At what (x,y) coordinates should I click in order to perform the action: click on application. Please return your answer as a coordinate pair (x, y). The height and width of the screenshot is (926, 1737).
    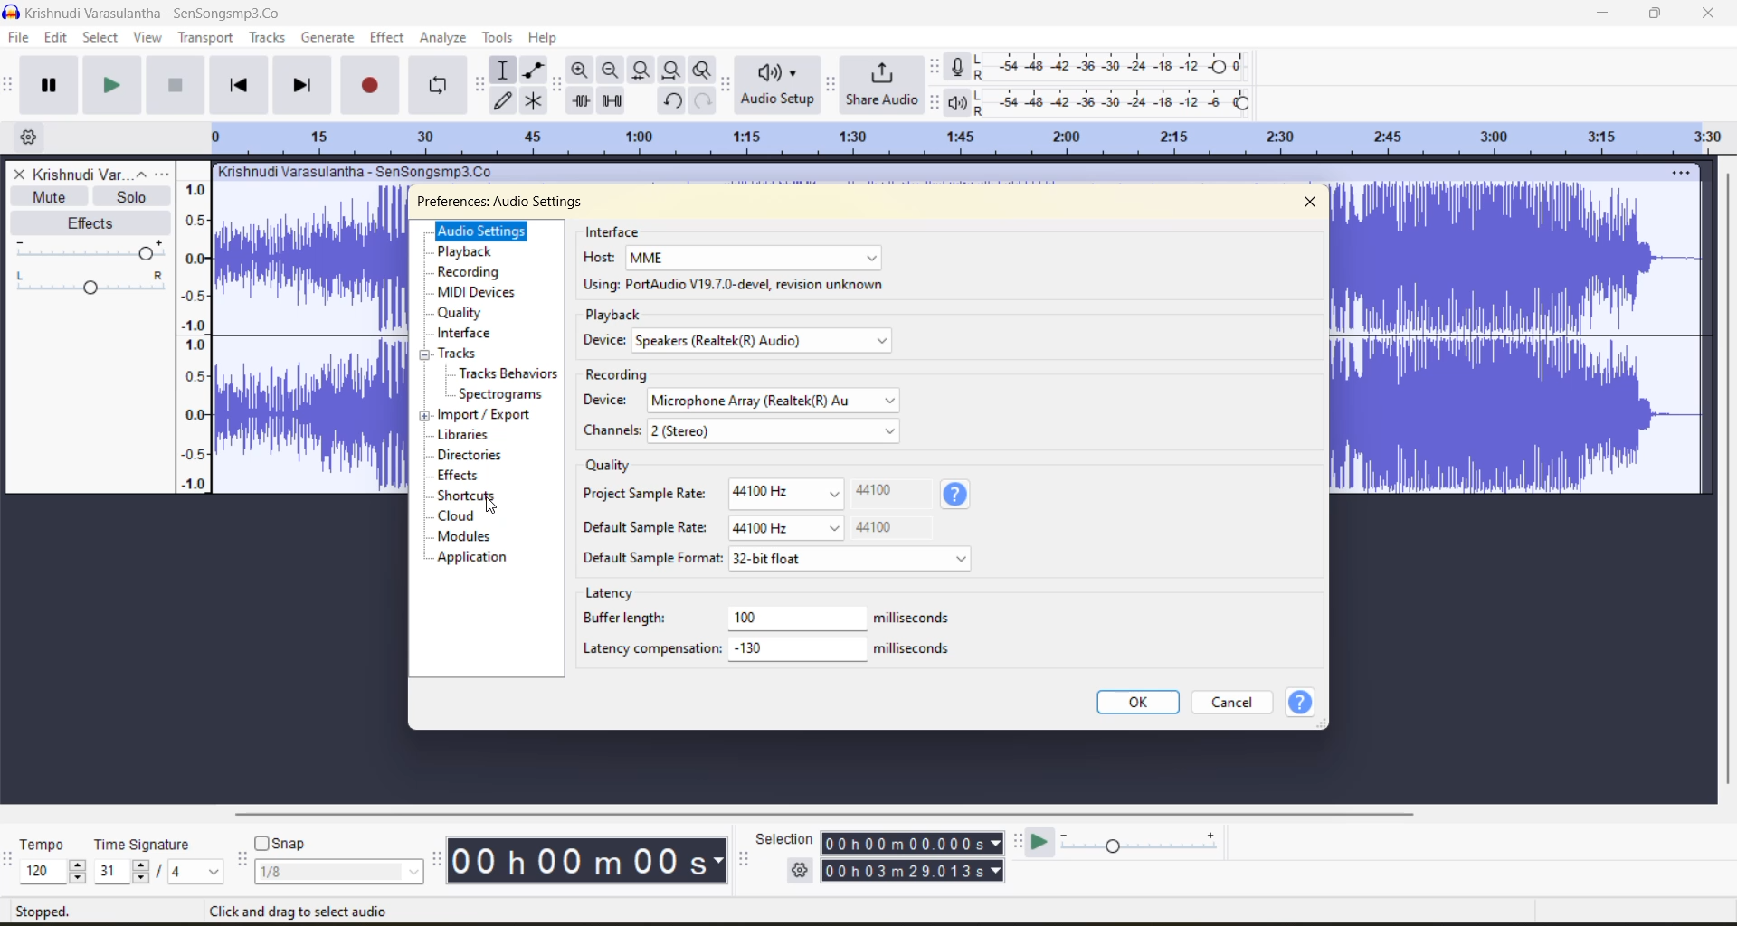
    Looking at the image, I should click on (473, 556).